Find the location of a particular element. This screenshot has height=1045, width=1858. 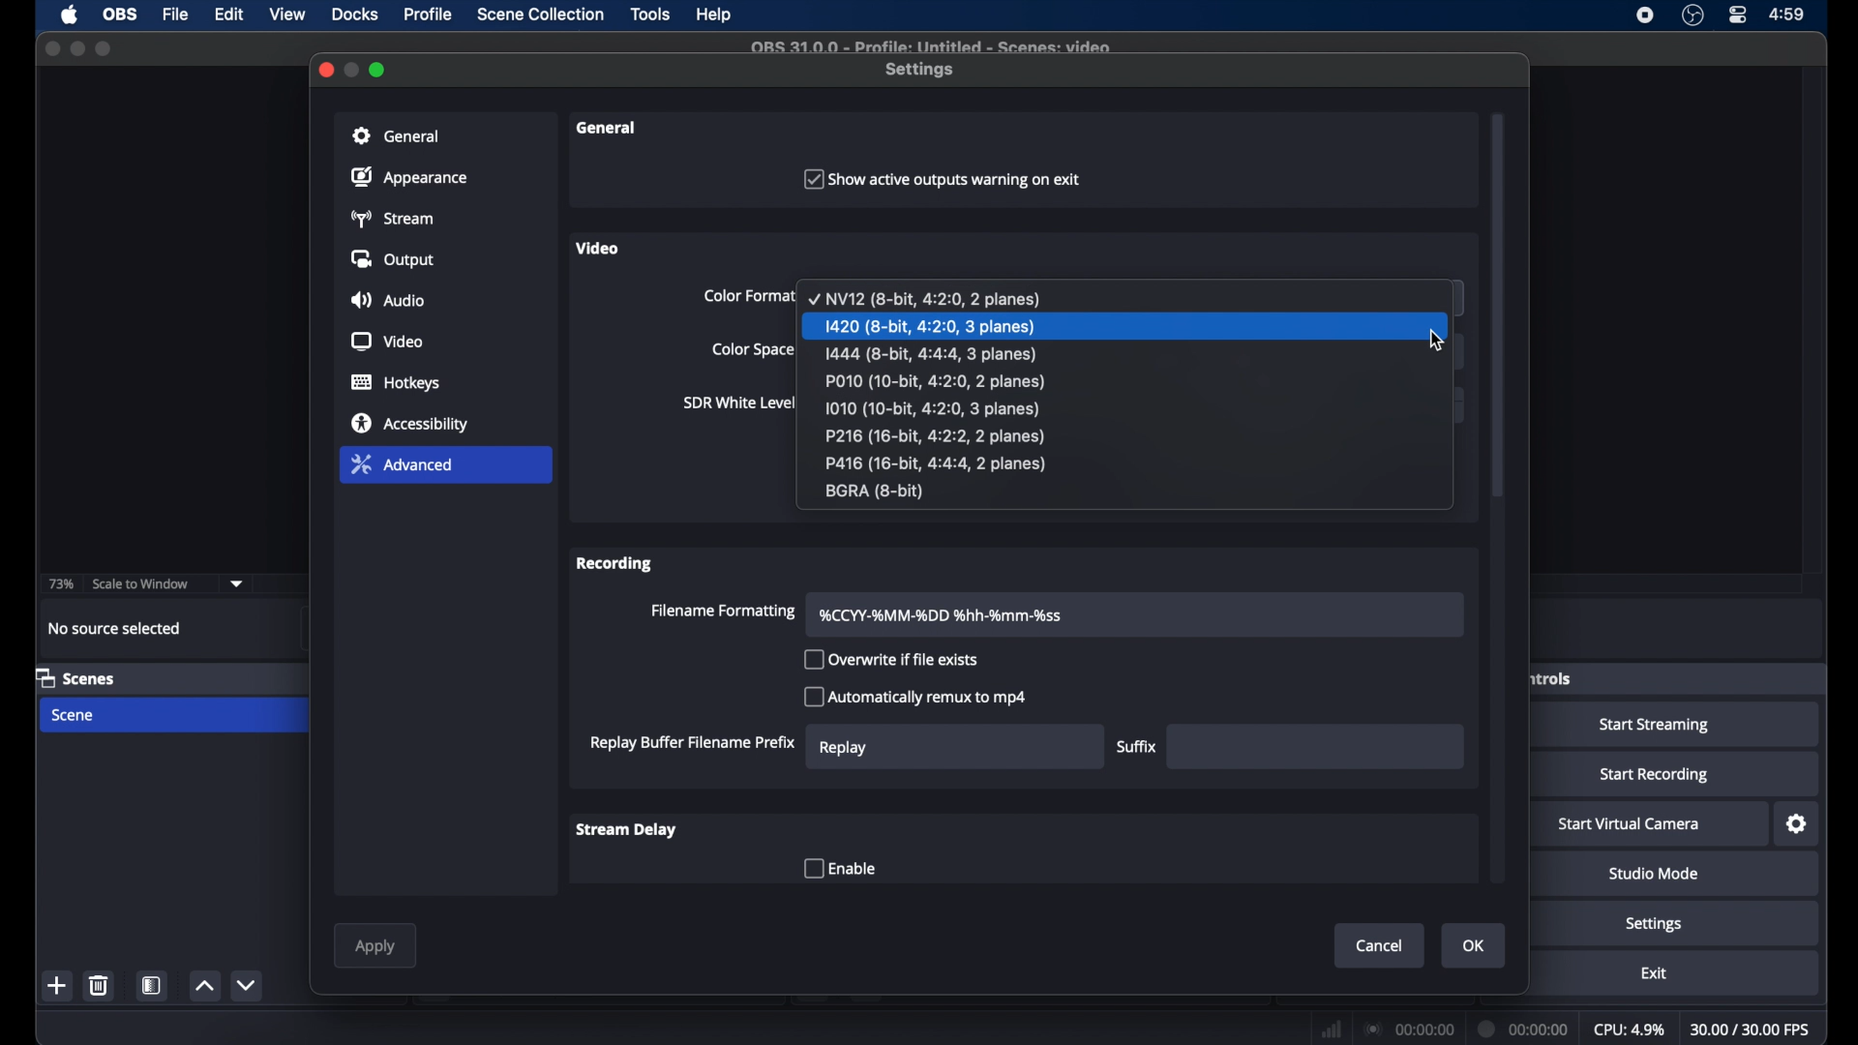

NV12 (8-bit, 4:2:0, 2 planes) is located at coordinates (927, 297).